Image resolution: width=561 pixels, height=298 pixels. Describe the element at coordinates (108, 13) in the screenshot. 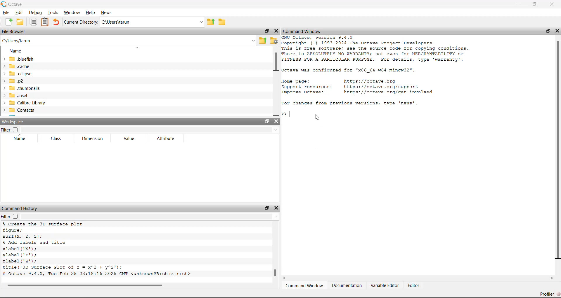

I see `News` at that location.